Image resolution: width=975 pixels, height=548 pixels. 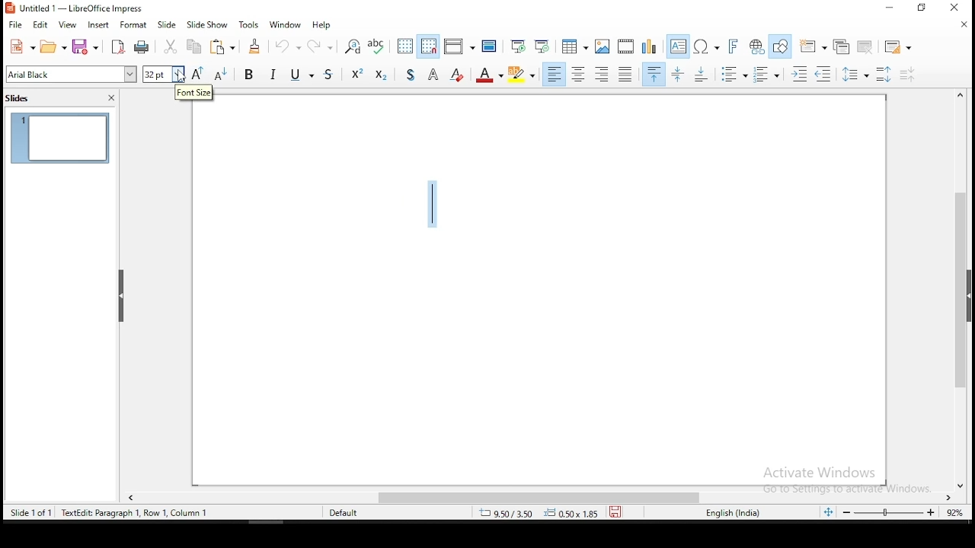 I want to click on Arial Black, so click(x=72, y=75).